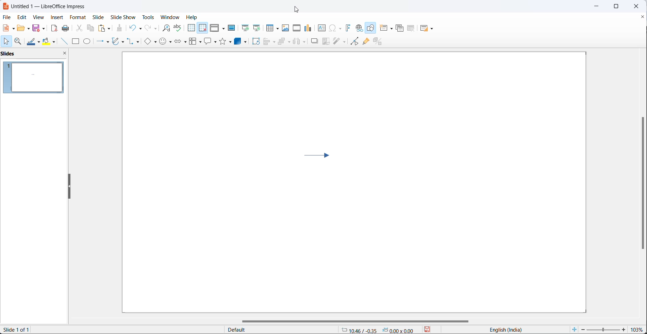 This screenshot has width=647, height=334. What do you see at coordinates (59, 18) in the screenshot?
I see `insert ` at bounding box center [59, 18].